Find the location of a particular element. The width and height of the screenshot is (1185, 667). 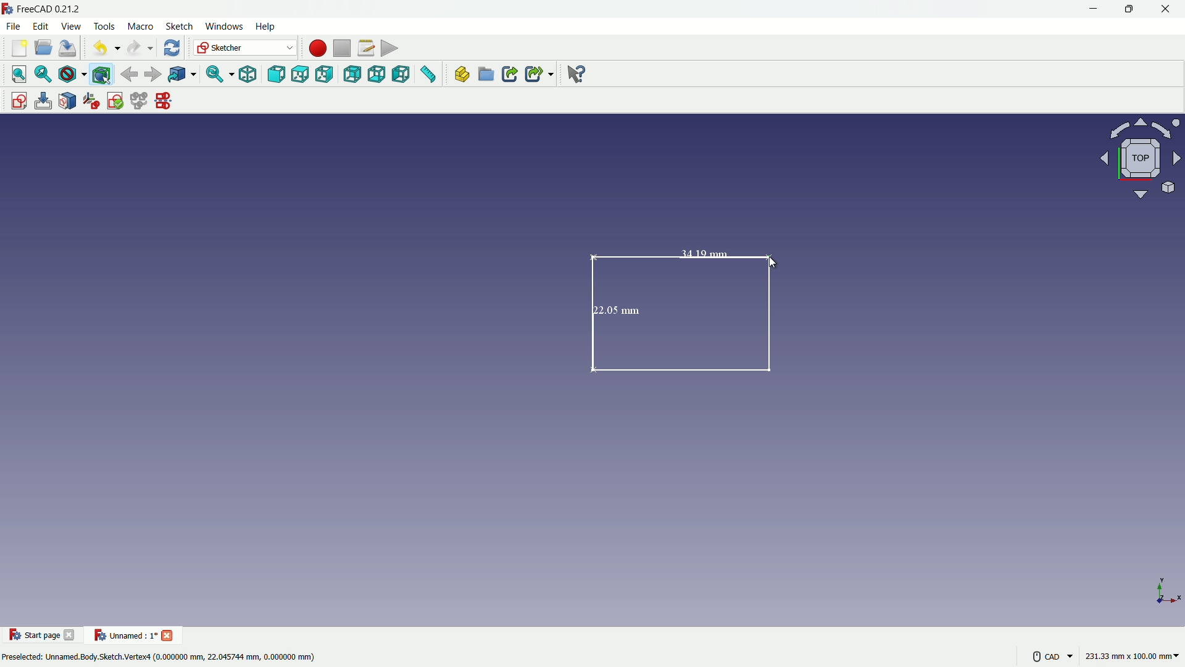

help extension is located at coordinates (577, 75).